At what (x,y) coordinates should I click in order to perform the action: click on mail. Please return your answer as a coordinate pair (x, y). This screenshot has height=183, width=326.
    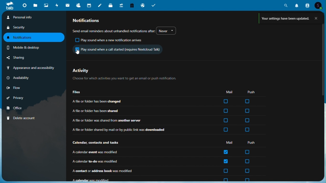
    Looking at the image, I should click on (68, 5).